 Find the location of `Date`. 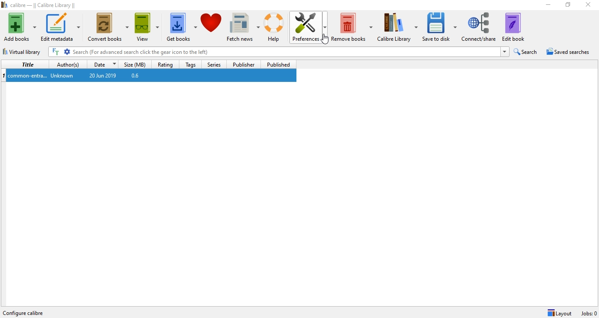

Date is located at coordinates (104, 64).